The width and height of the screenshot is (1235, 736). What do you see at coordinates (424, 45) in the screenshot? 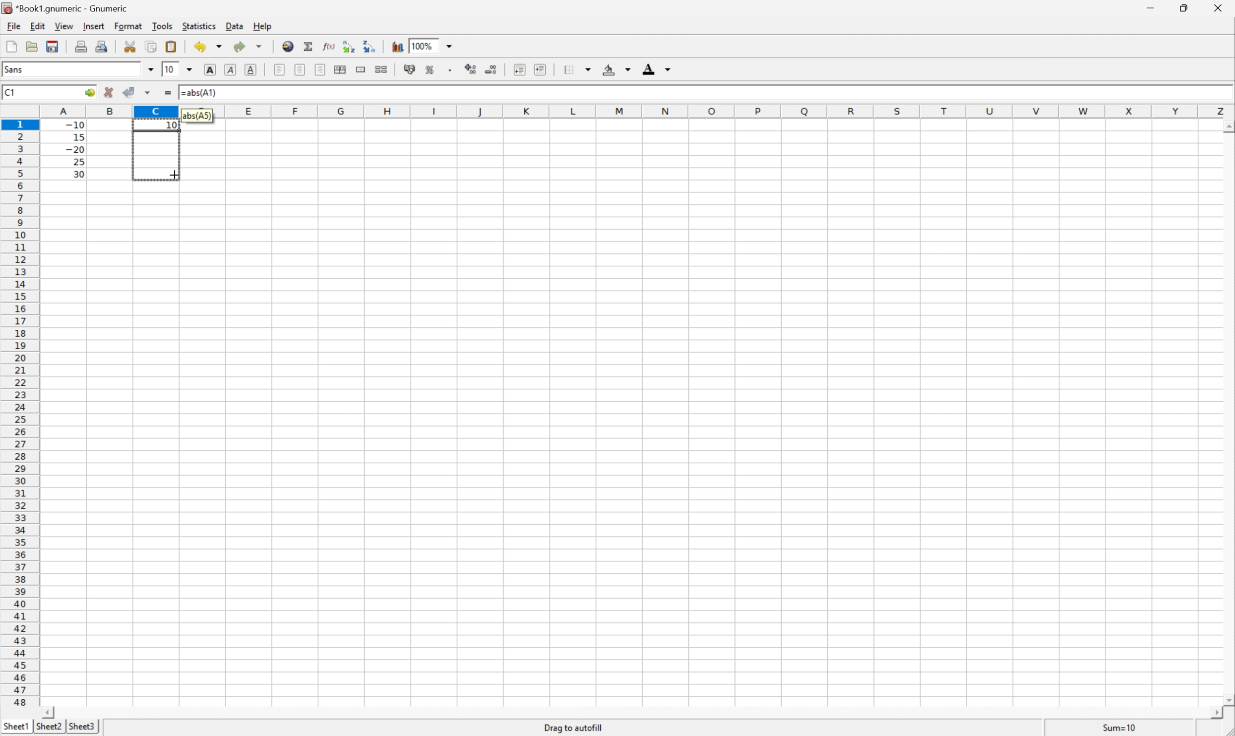
I see `100%` at bounding box center [424, 45].